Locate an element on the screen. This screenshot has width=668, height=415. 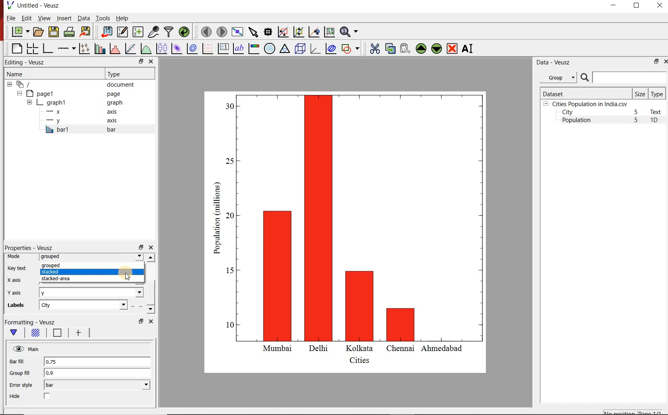
paste widget from the clipboard is located at coordinates (405, 48).